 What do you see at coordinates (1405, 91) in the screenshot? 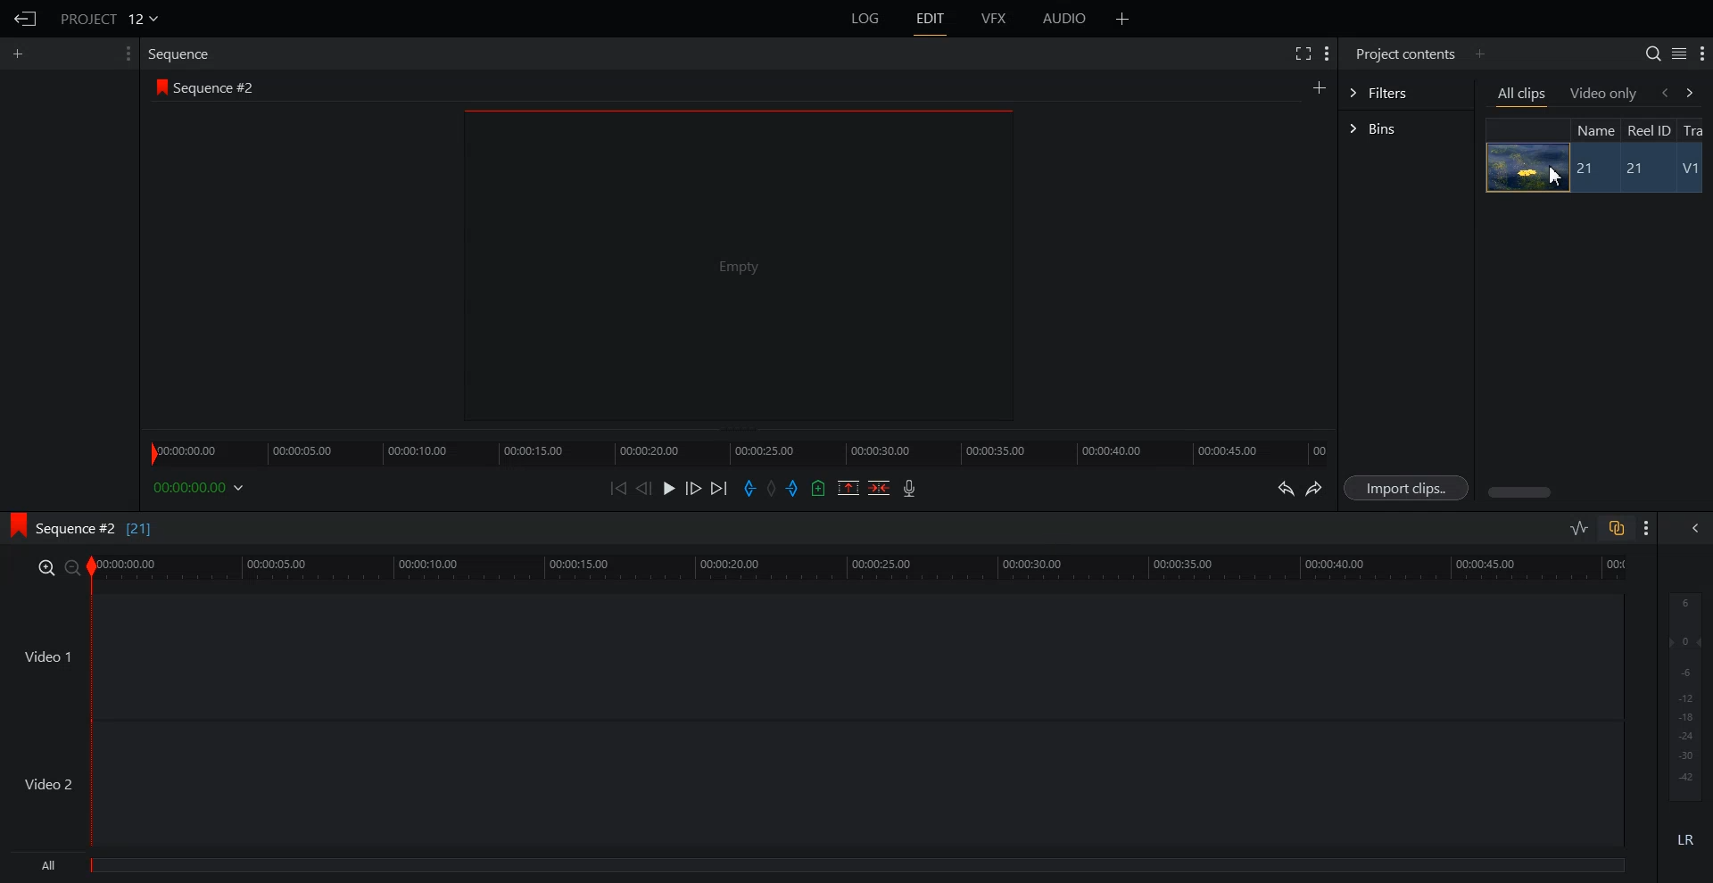
I see `Filters` at bounding box center [1405, 91].